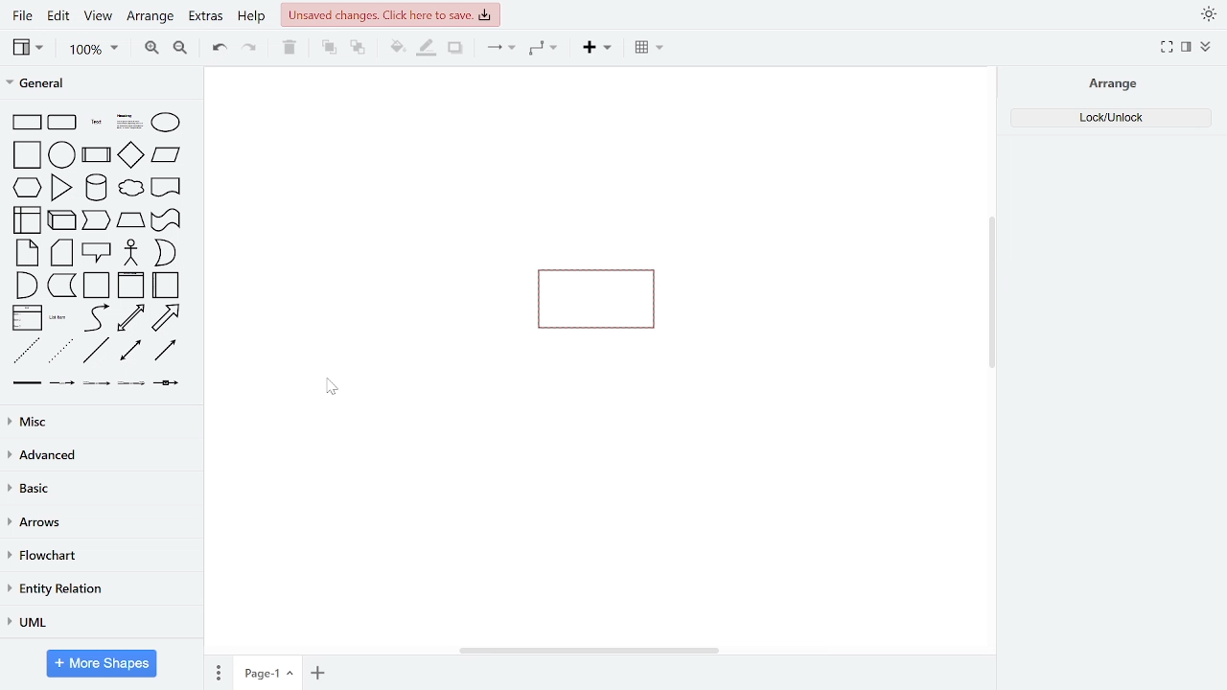 The width and height of the screenshot is (1227, 690). I want to click on bidirectional arrow, so click(130, 319).